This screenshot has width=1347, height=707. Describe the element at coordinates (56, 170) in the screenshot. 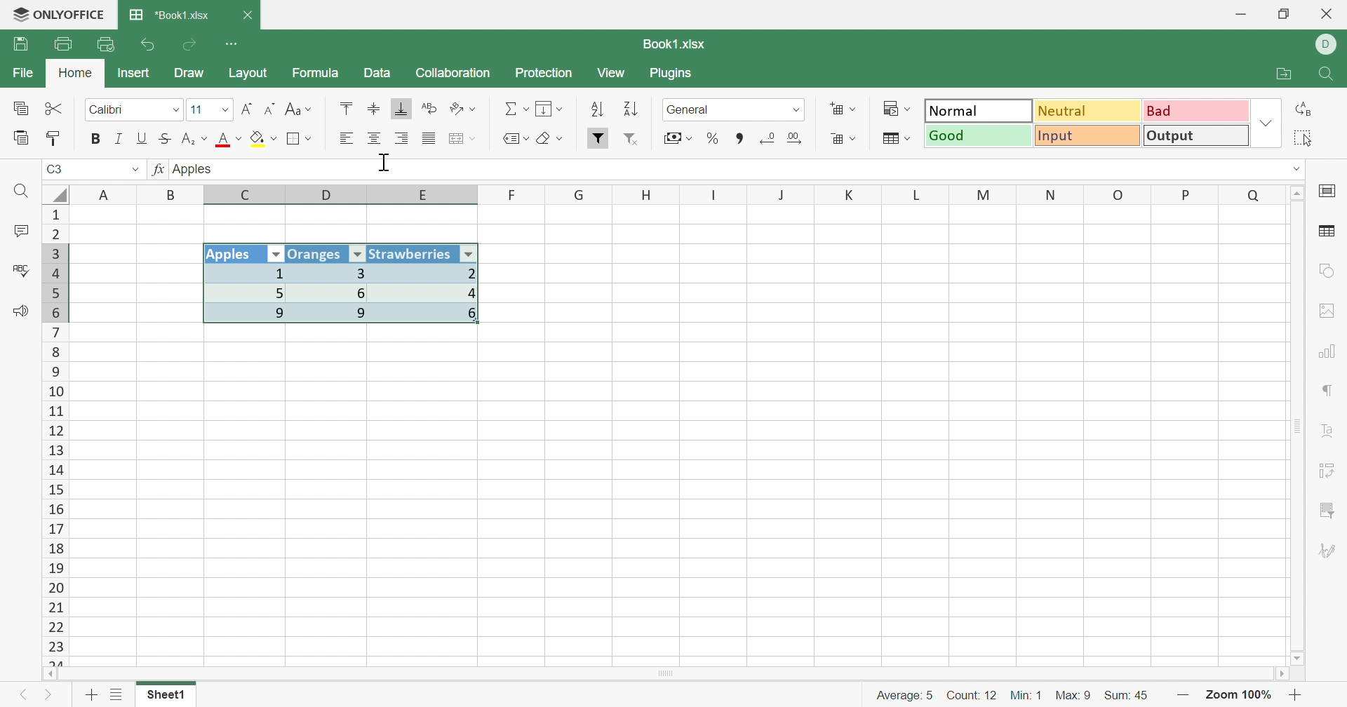

I see `C3` at that location.